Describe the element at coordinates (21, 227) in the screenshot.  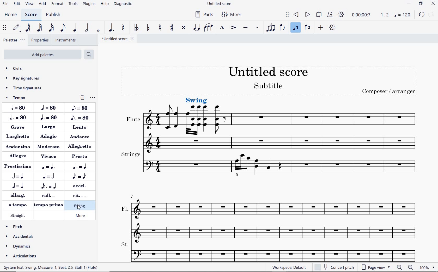
I see `pitch` at that location.